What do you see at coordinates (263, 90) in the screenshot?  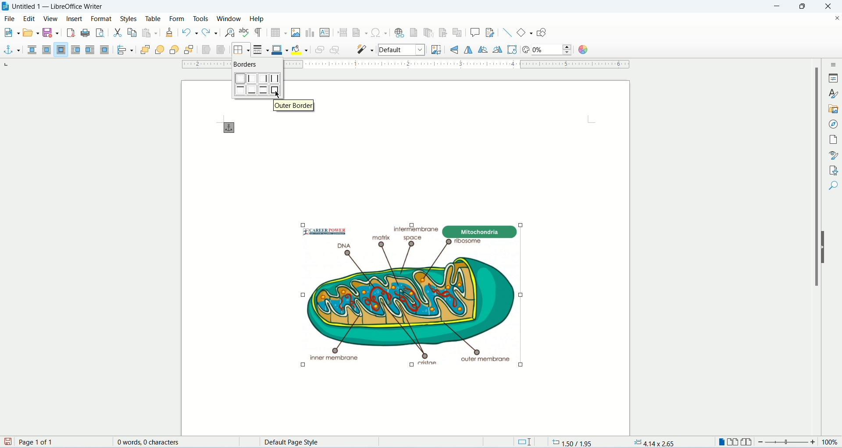 I see `top and bottom border` at bounding box center [263, 90].